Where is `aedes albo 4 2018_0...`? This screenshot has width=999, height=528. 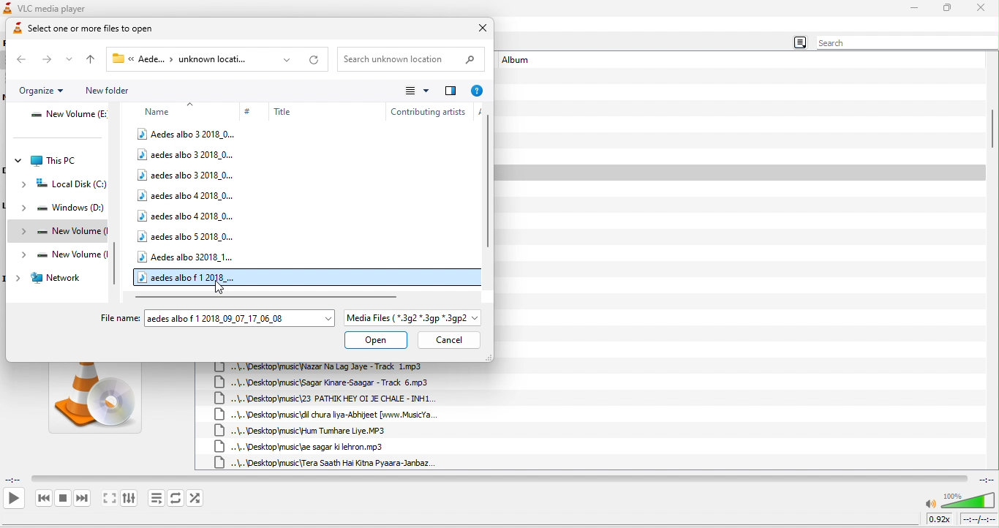
aedes albo 4 2018_0... is located at coordinates (186, 214).